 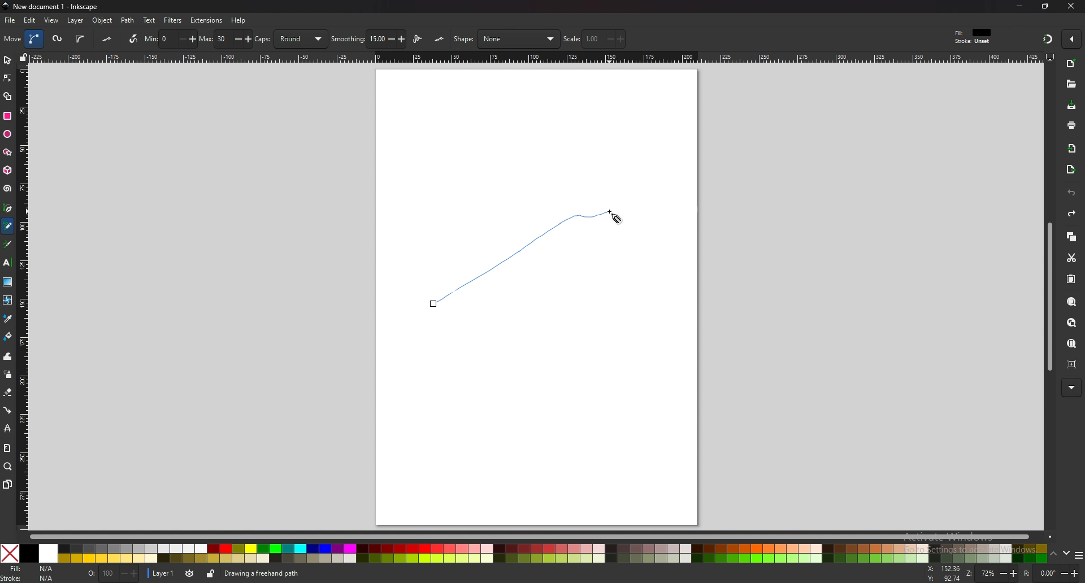 I want to click on up, so click(x=1053, y=554).